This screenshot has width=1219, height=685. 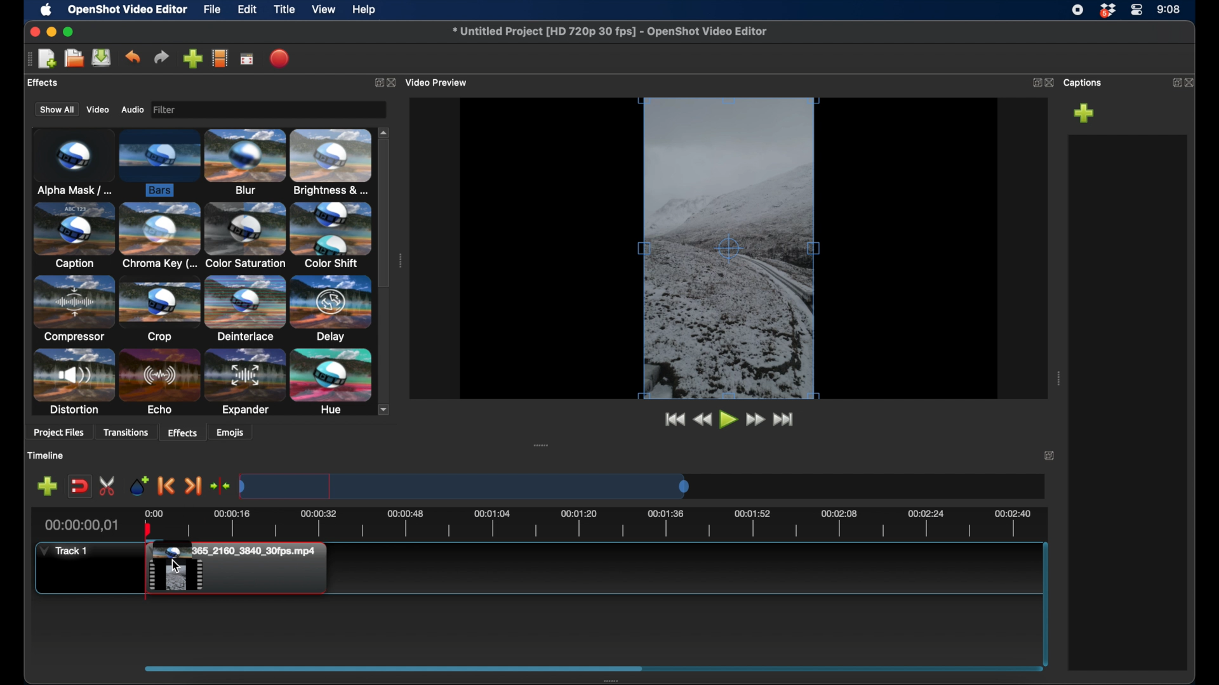 I want to click on drag handle, so click(x=541, y=444).